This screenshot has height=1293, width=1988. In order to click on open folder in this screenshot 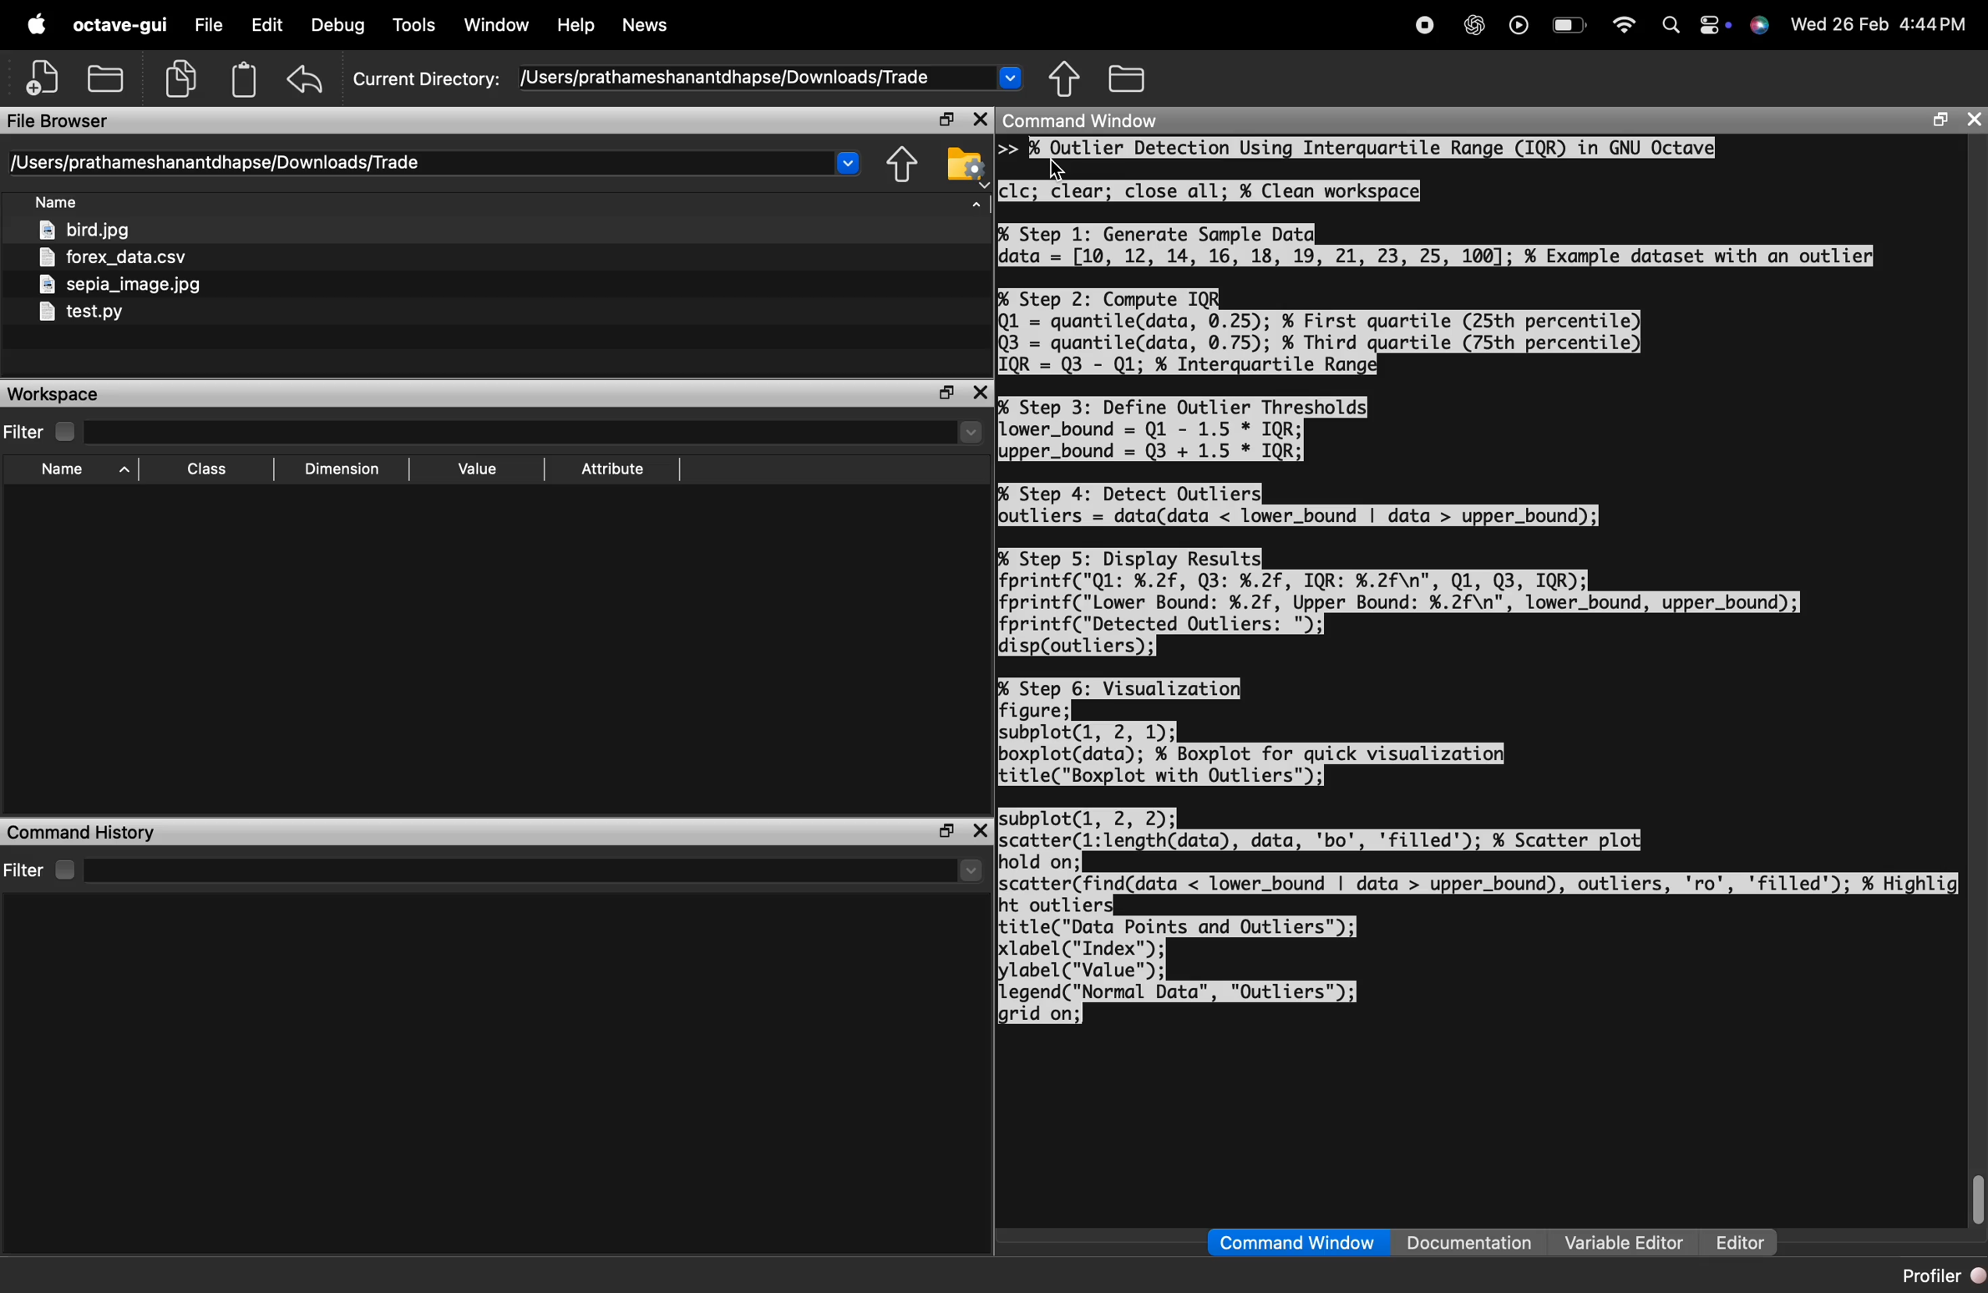, I will do `click(107, 76)`.